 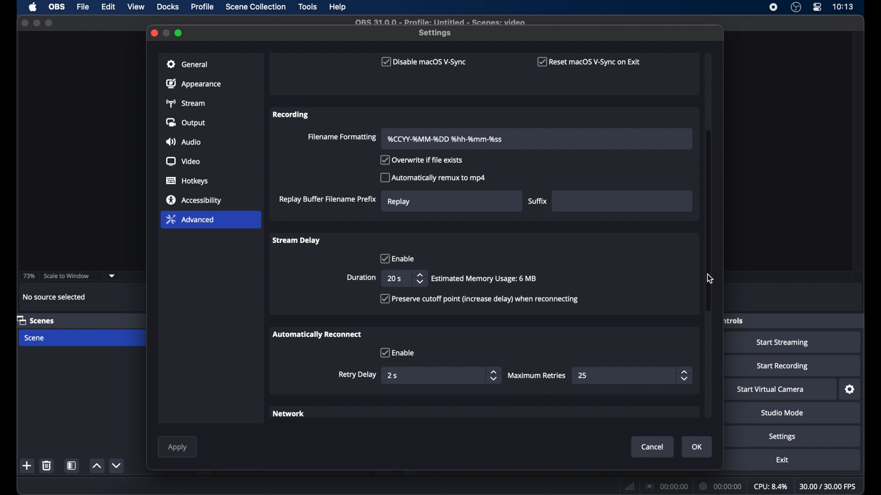 I want to click on 2s, so click(x=393, y=375).